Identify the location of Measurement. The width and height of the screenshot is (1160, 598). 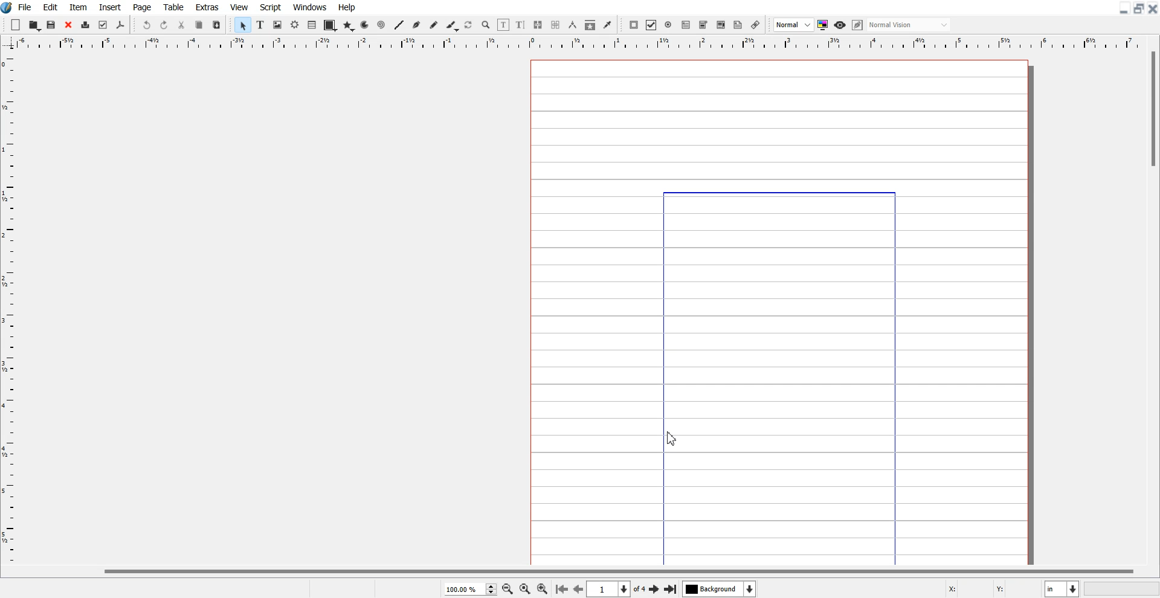
(573, 25).